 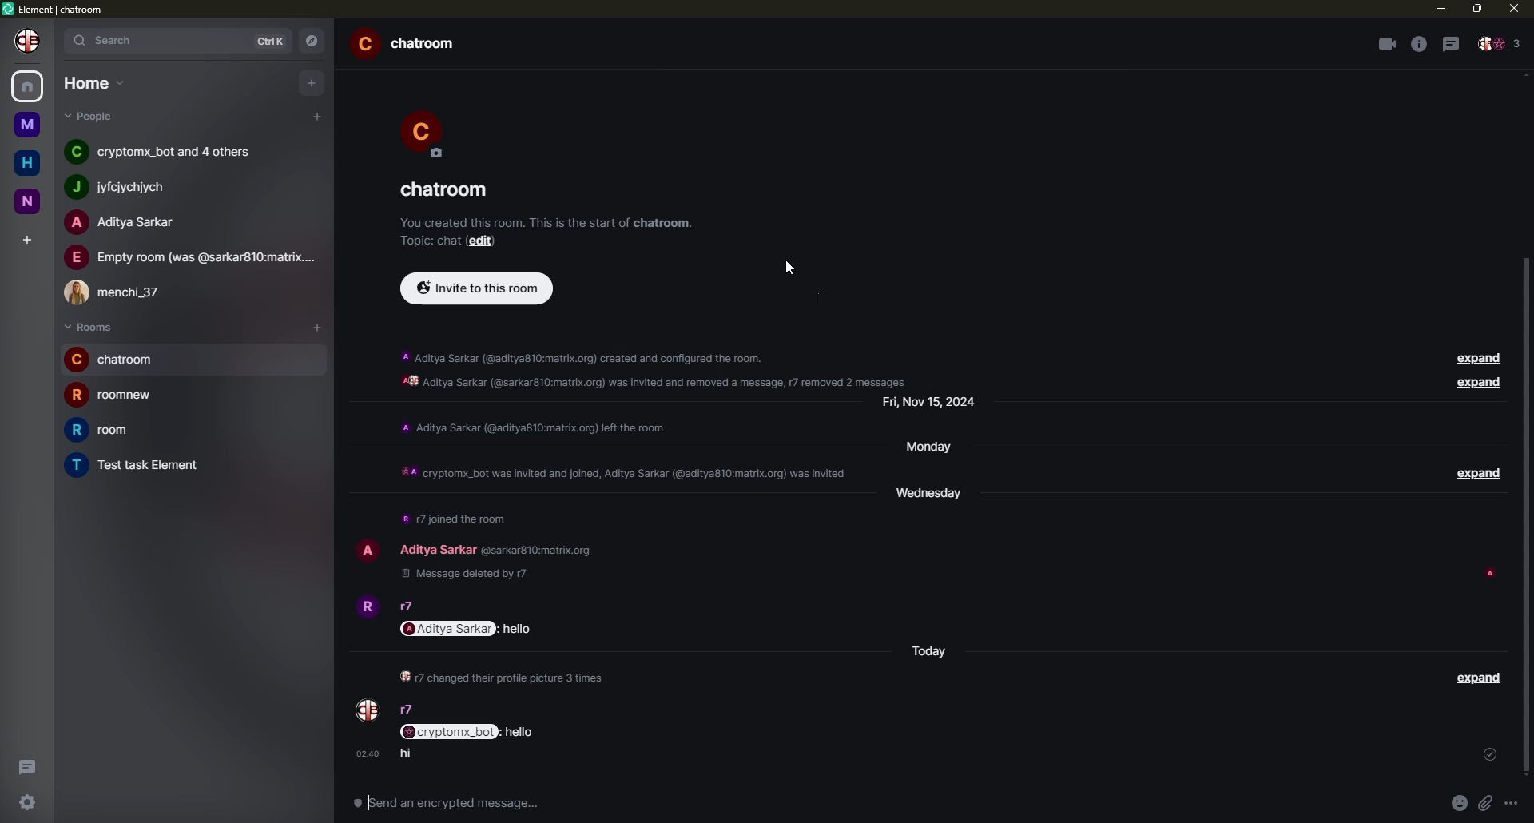 What do you see at coordinates (932, 448) in the screenshot?
I see `day` at bounding box center [932, 448].